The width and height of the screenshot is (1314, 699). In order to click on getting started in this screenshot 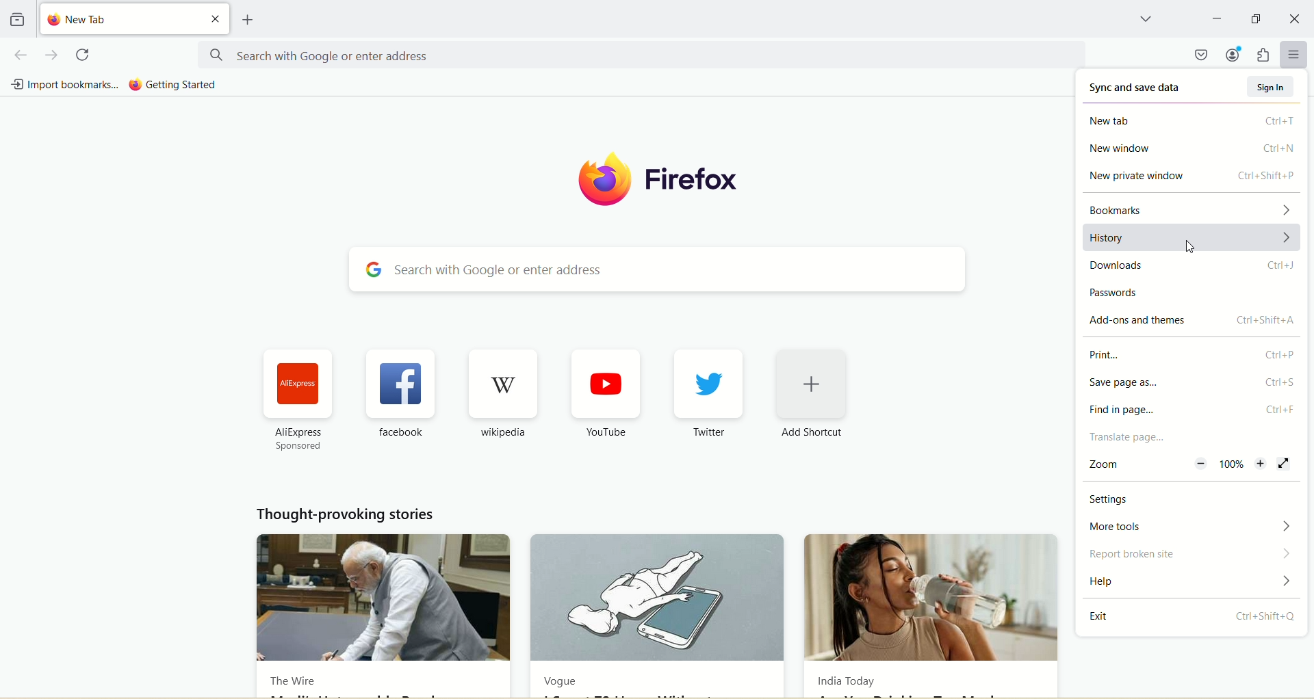, I will do `click(177, 85)`.